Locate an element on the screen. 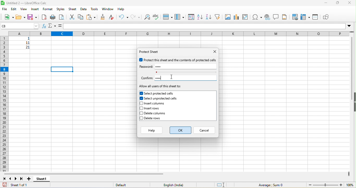 This screenshot has width=356, height=188. function wizard is located at coordinates (44, 27).